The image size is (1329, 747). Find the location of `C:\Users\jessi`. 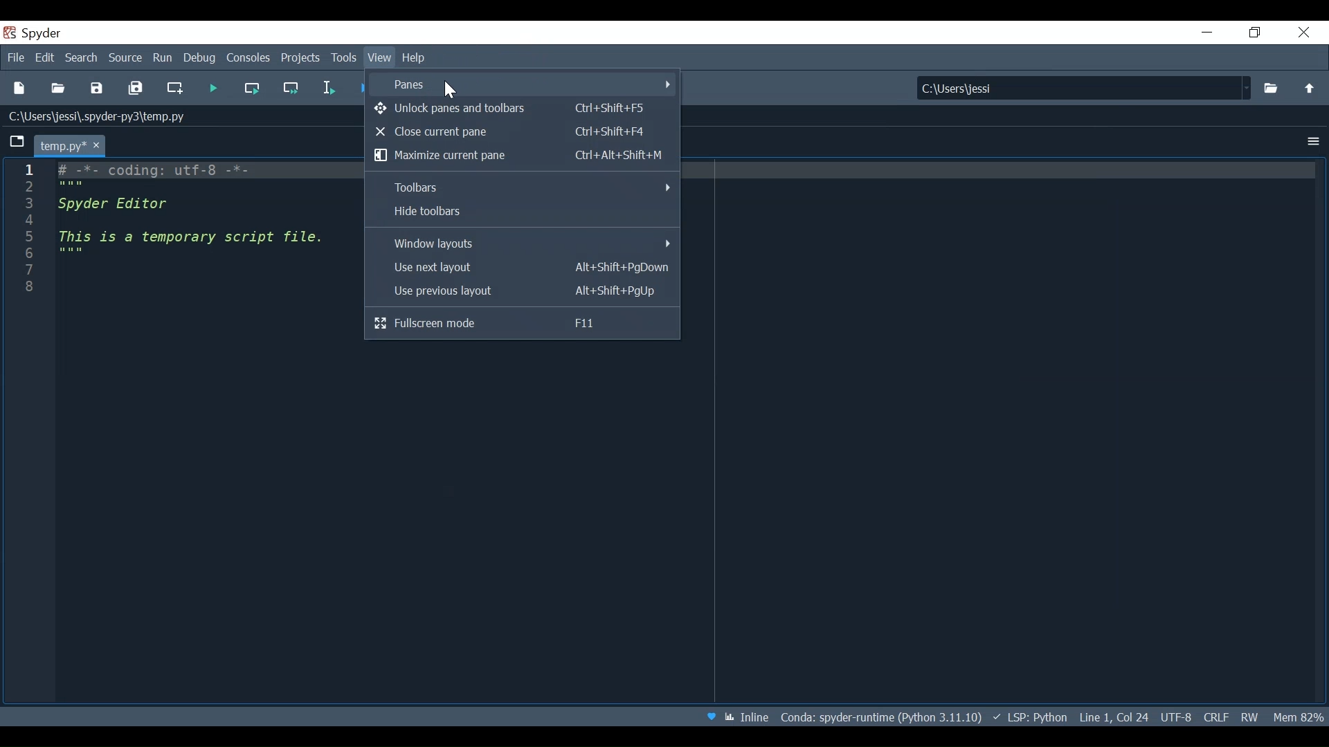

C:\Users\jessi is located at coordinates (1085, 88).